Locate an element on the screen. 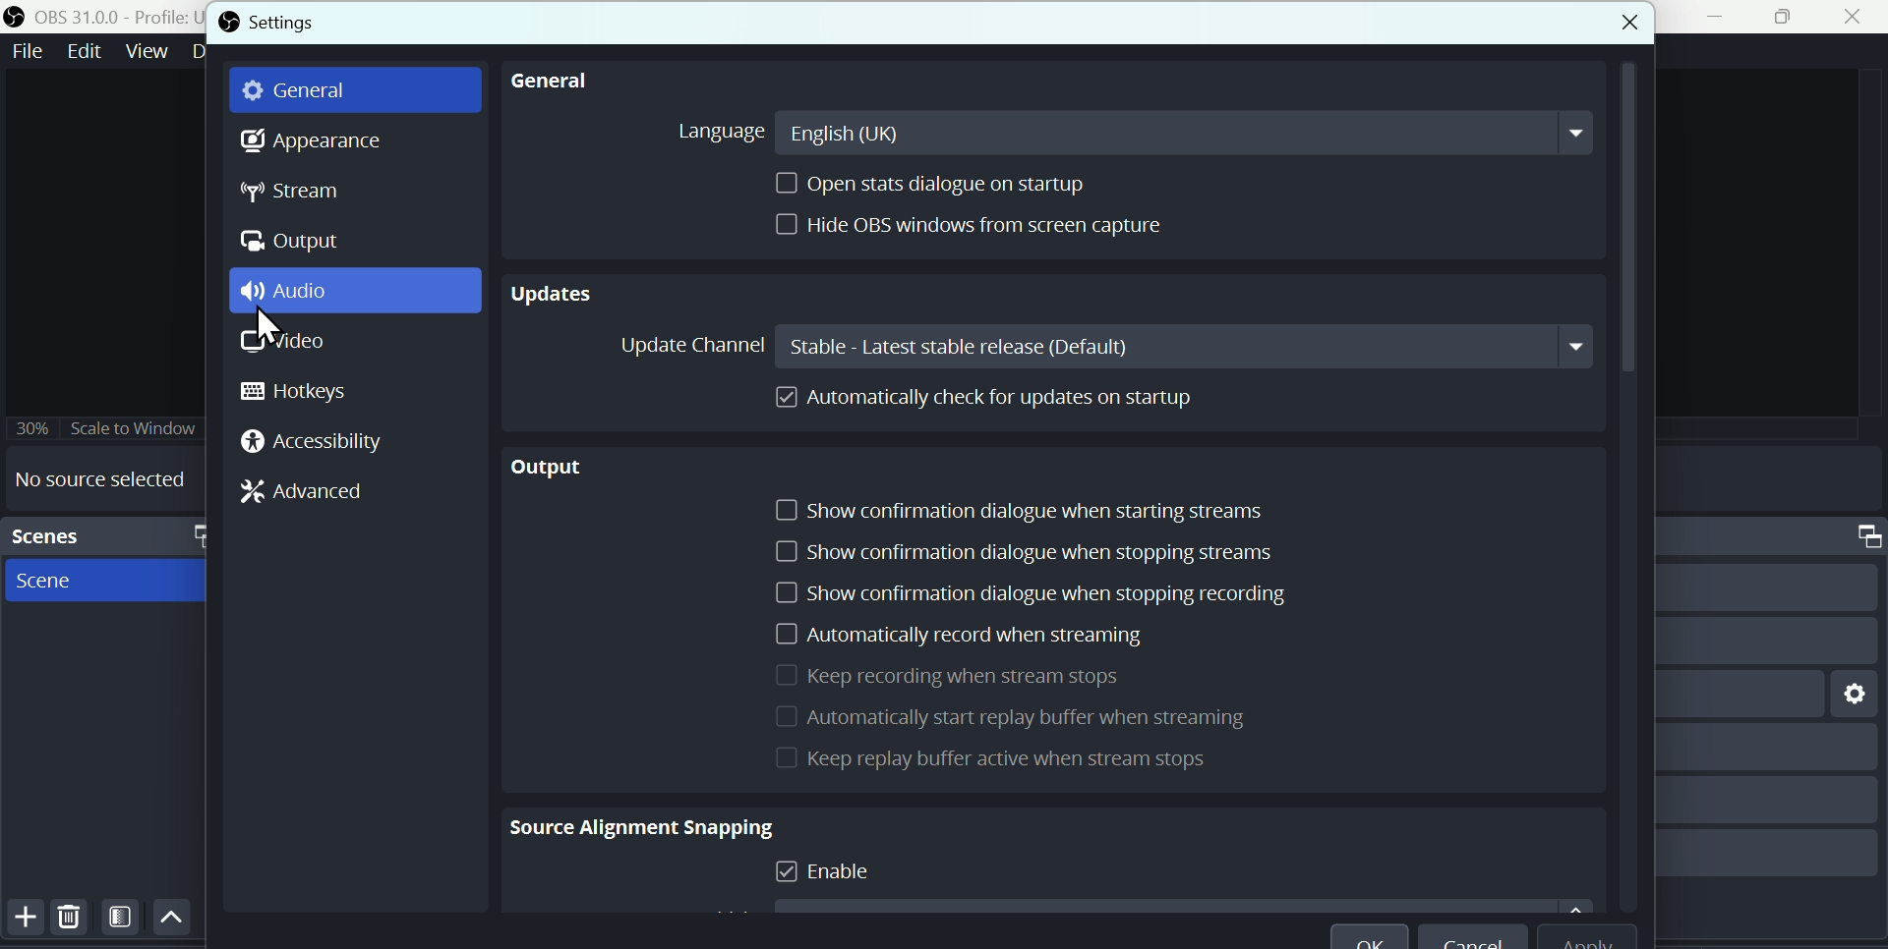  Close is located at coordinates (1853, 19).